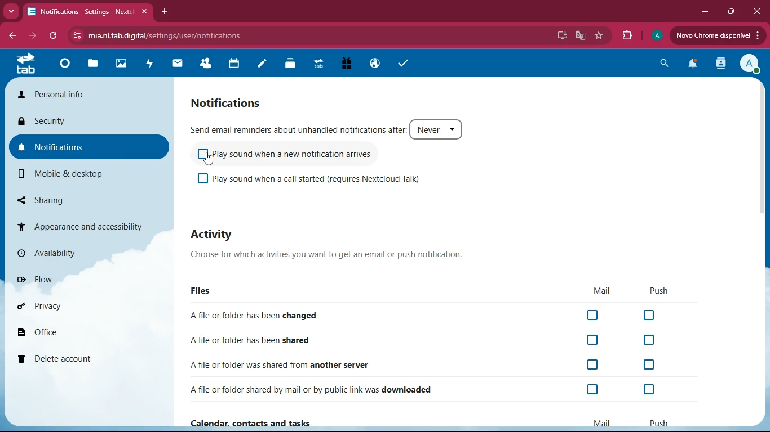 The height and width of the screenshot is (432, 770). Describe the element at coordinates (67, 67) in the screenshot. I see `home` at that location.